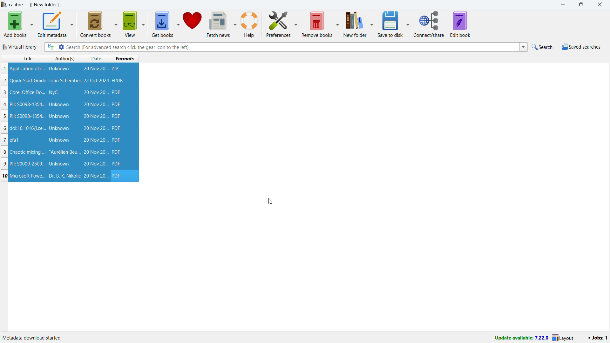 This screenshot has height=343, width=610. Describe the element at coordinates (4, 129) in the screenshot. I see `6` at that location.